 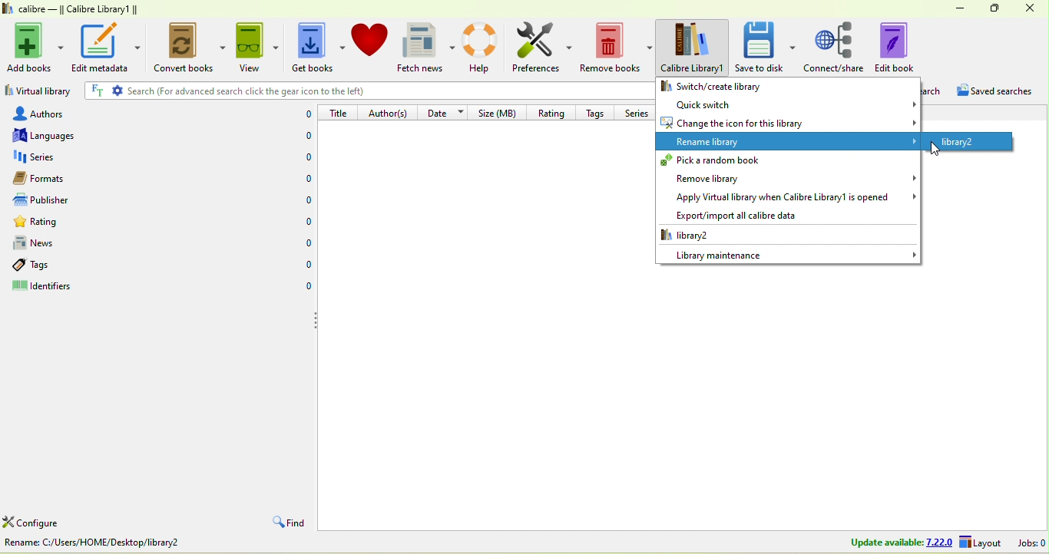 I want to click on 0, so click(x=305, y=288).